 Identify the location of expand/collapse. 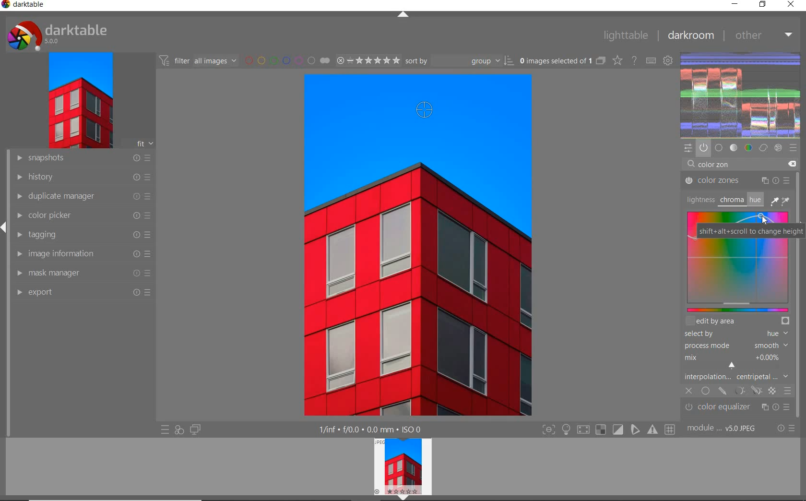
(5, 227).